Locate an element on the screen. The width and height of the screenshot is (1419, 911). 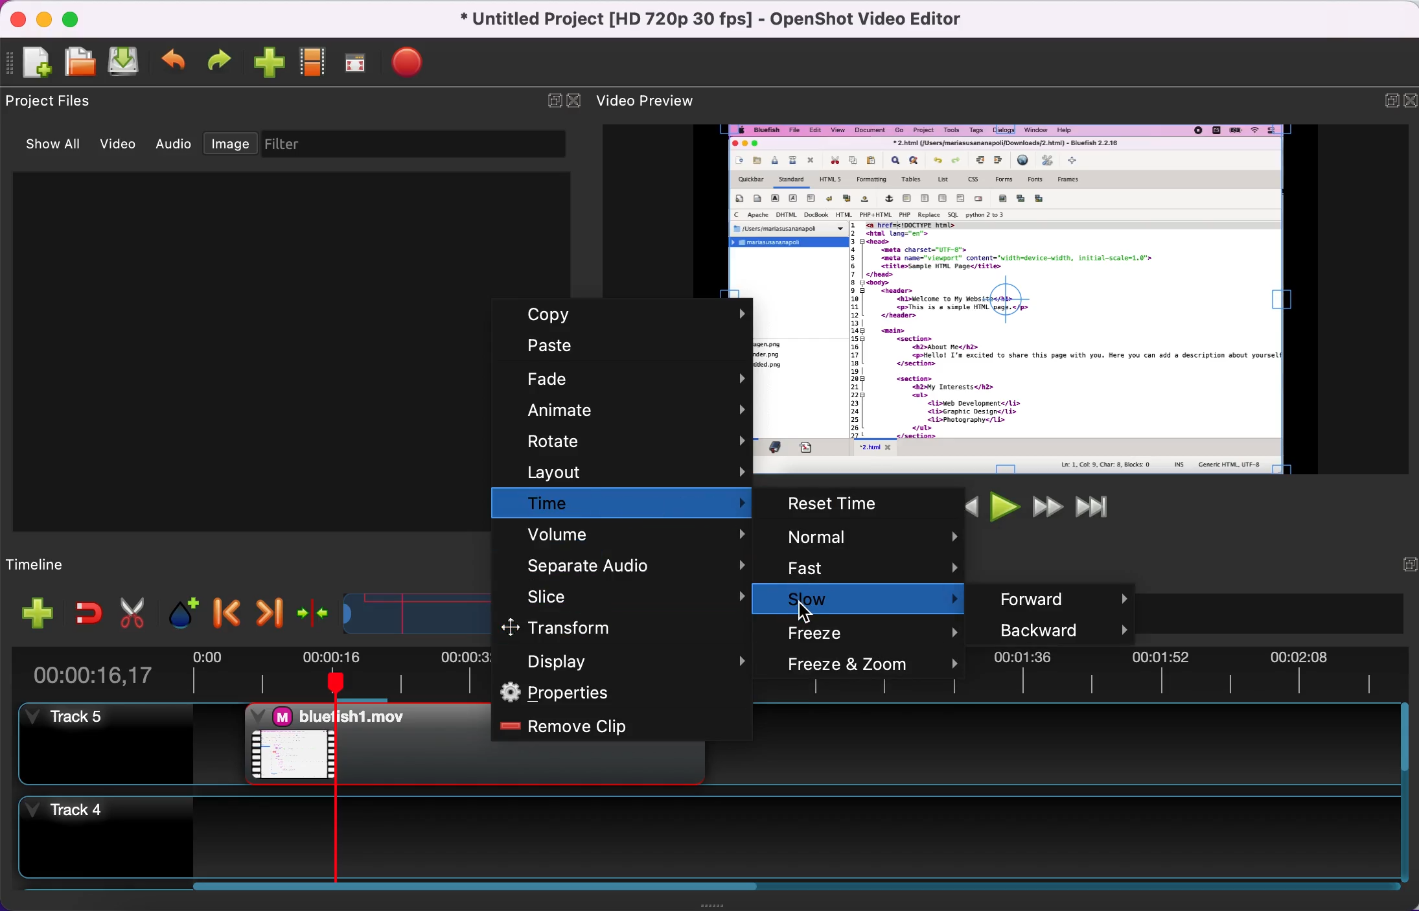
undo is located at coordinates (176, 61).